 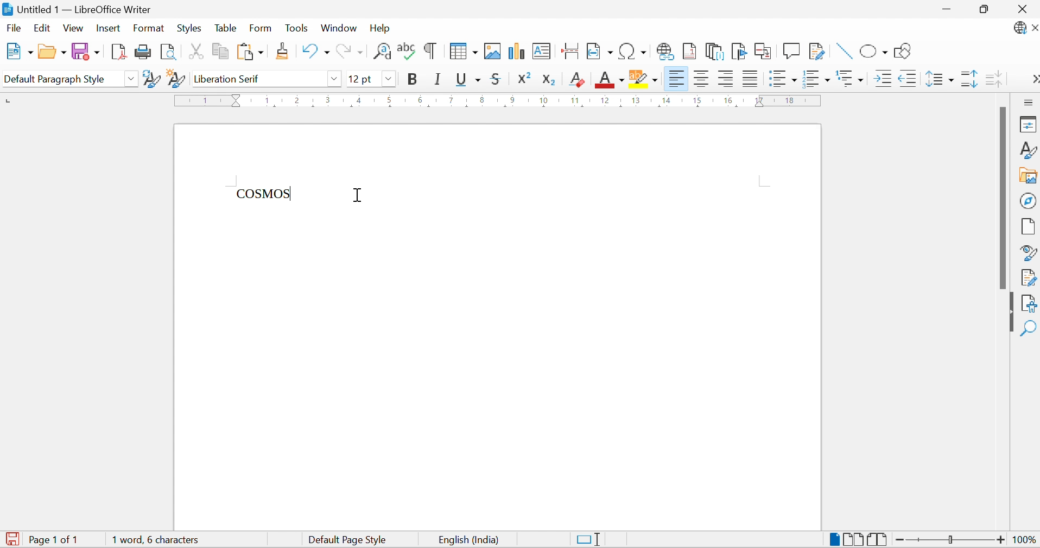 What do you see at coordinates (382, 28) in the screenshot?
I see `Help` at bounding box center [382, 28].